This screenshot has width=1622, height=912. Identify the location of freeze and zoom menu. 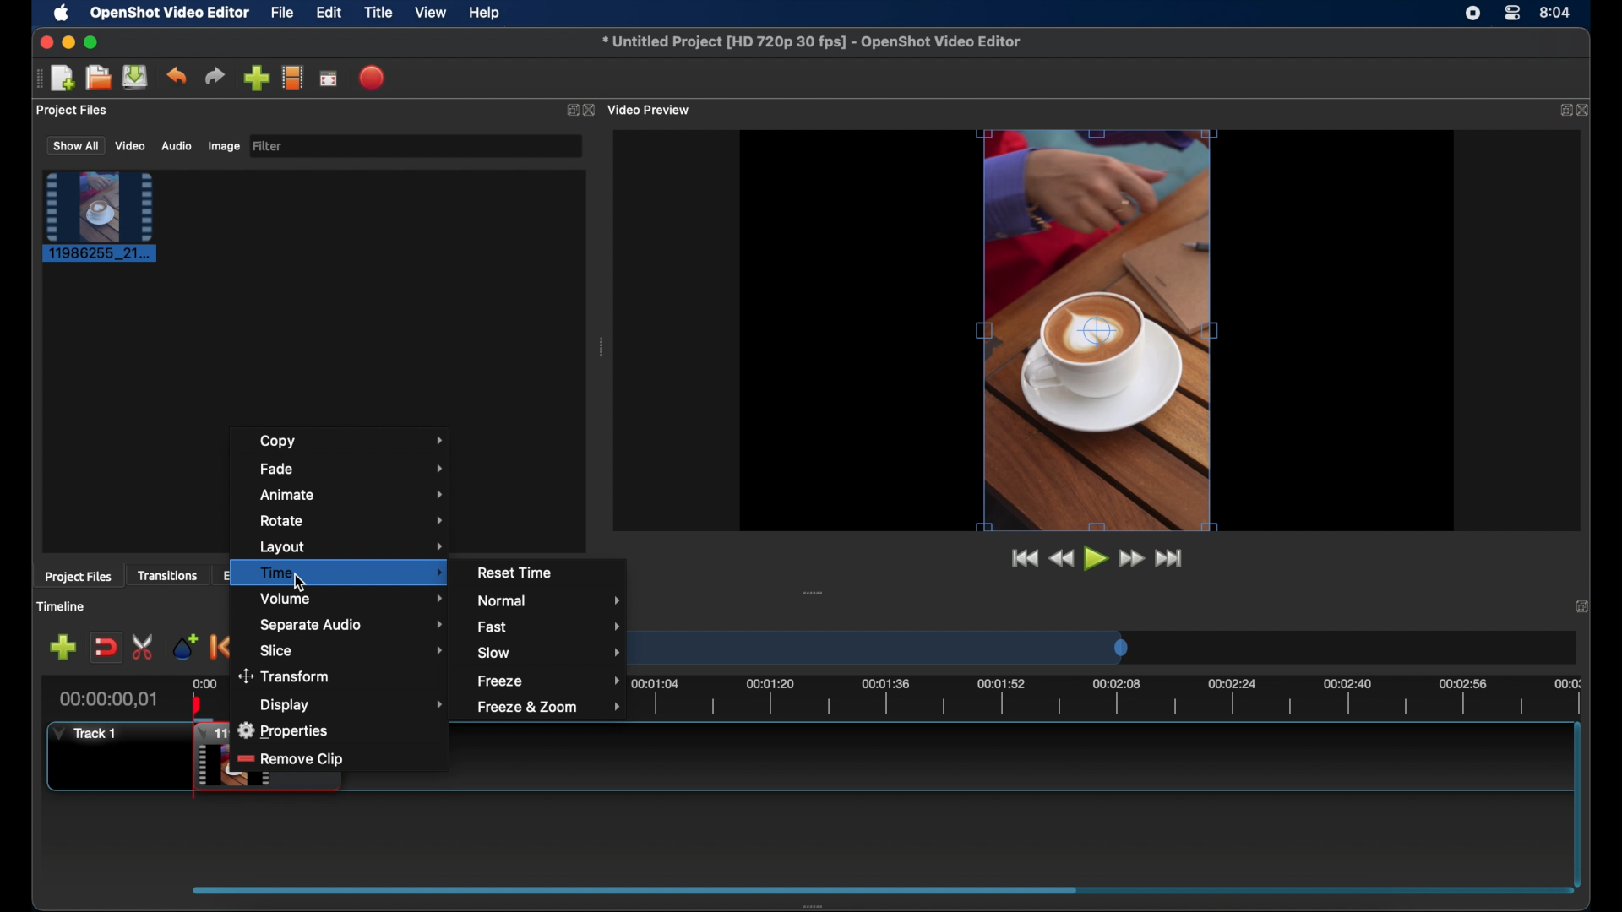
(551, 707).